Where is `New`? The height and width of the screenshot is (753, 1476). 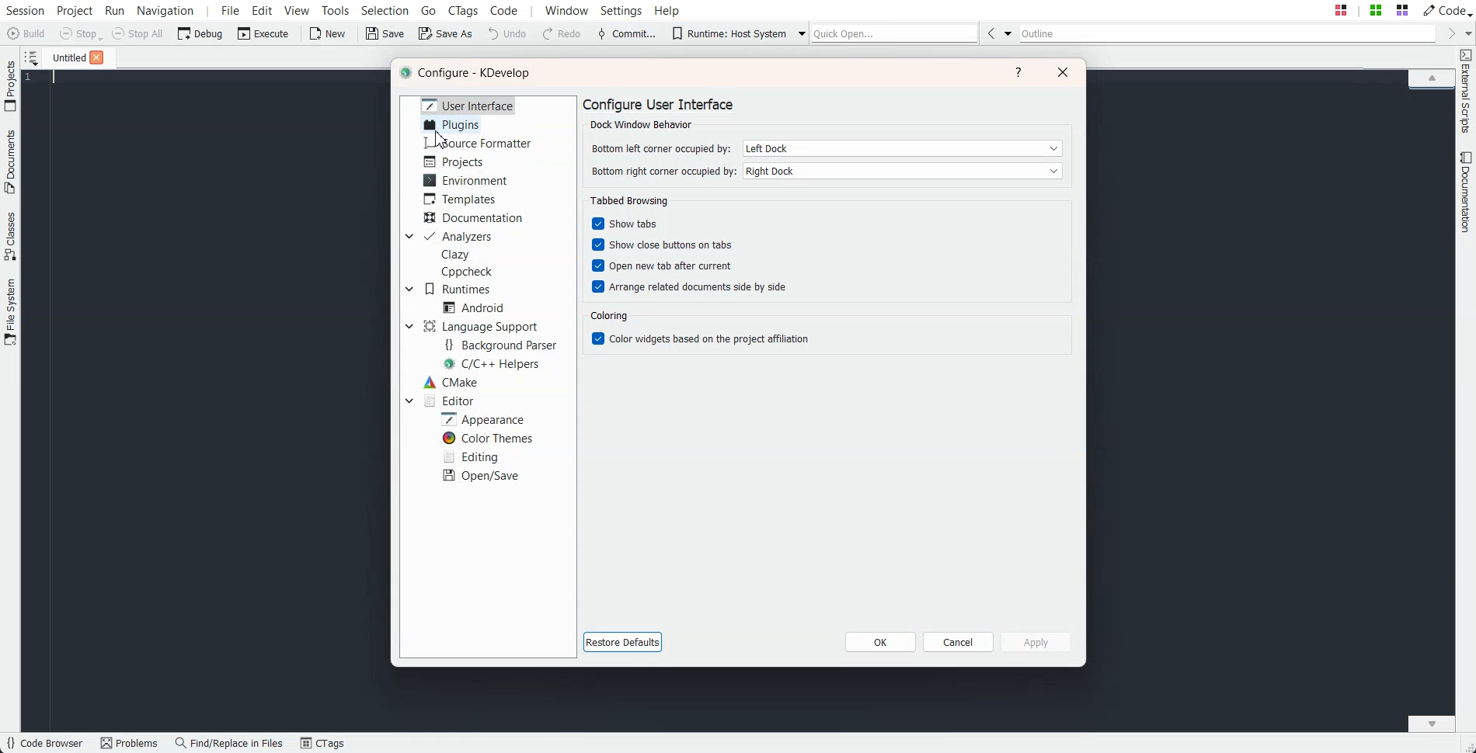 New is located at coordinates (326, 33).